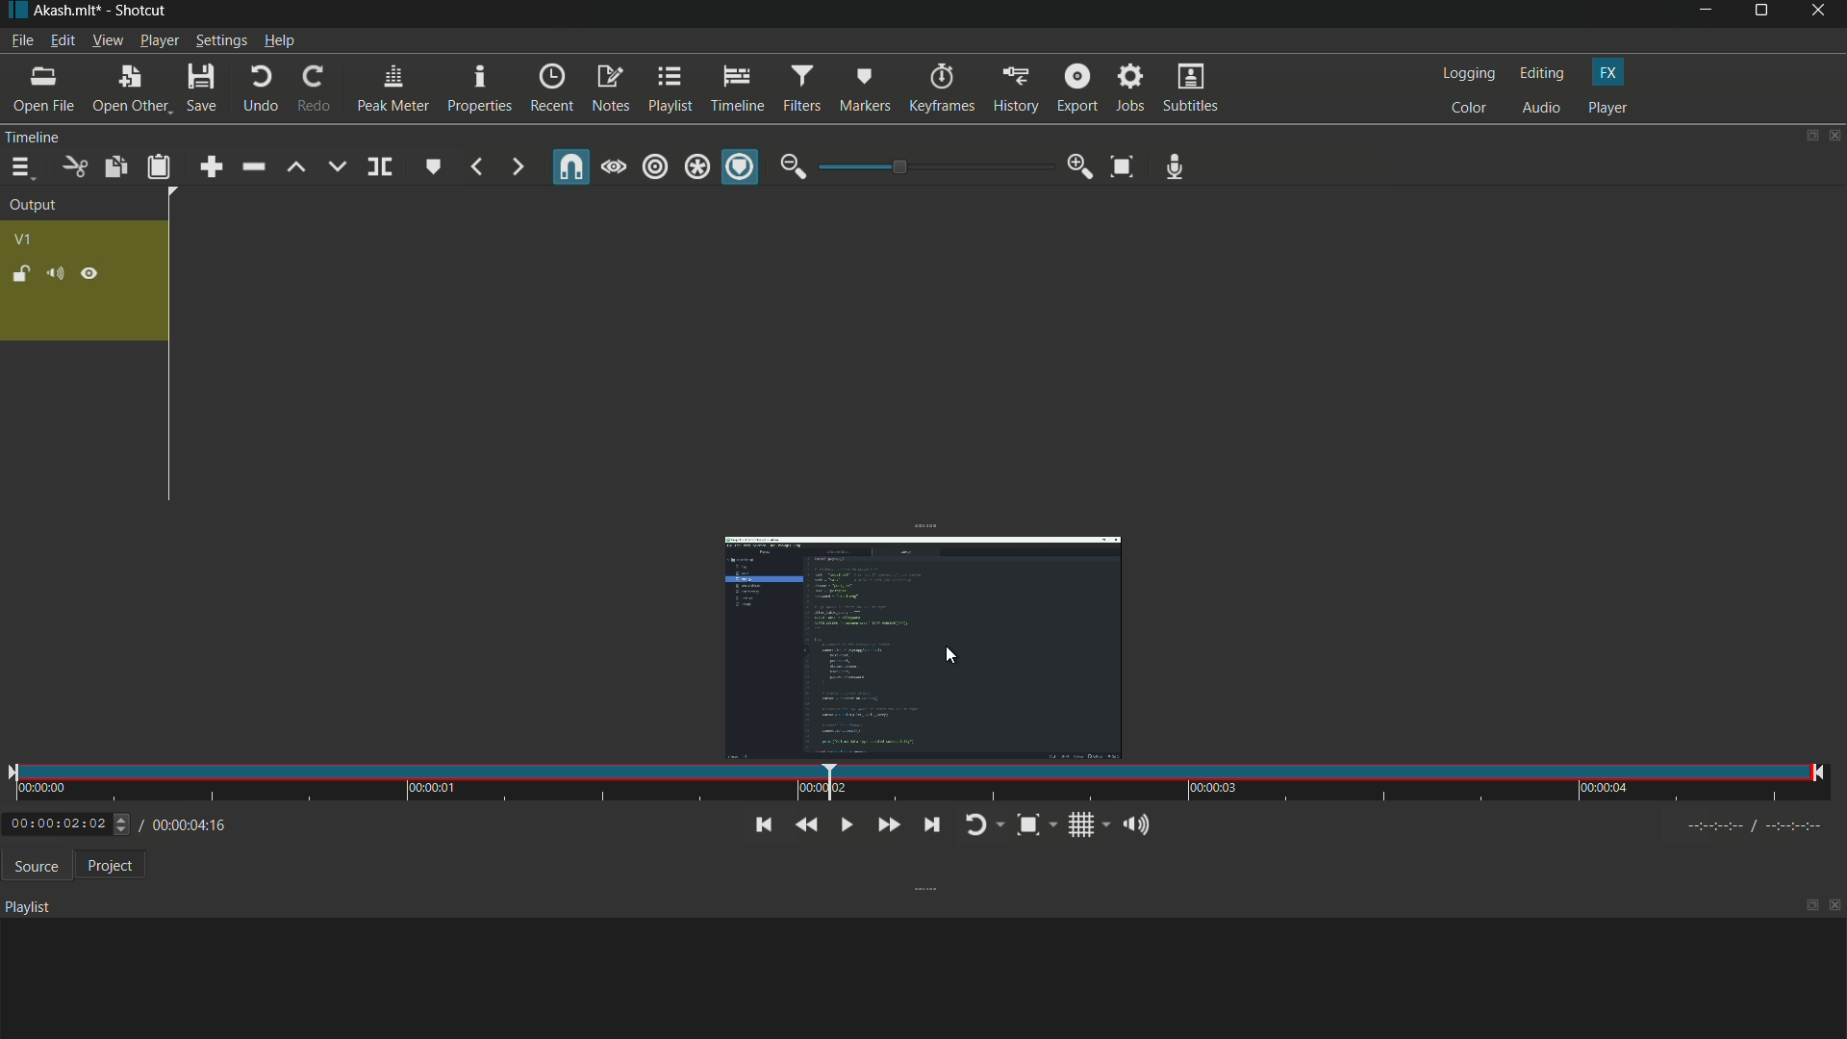 The width and height of the screenshot is (1847, 1039). I want to click on output, so click(34, 207).